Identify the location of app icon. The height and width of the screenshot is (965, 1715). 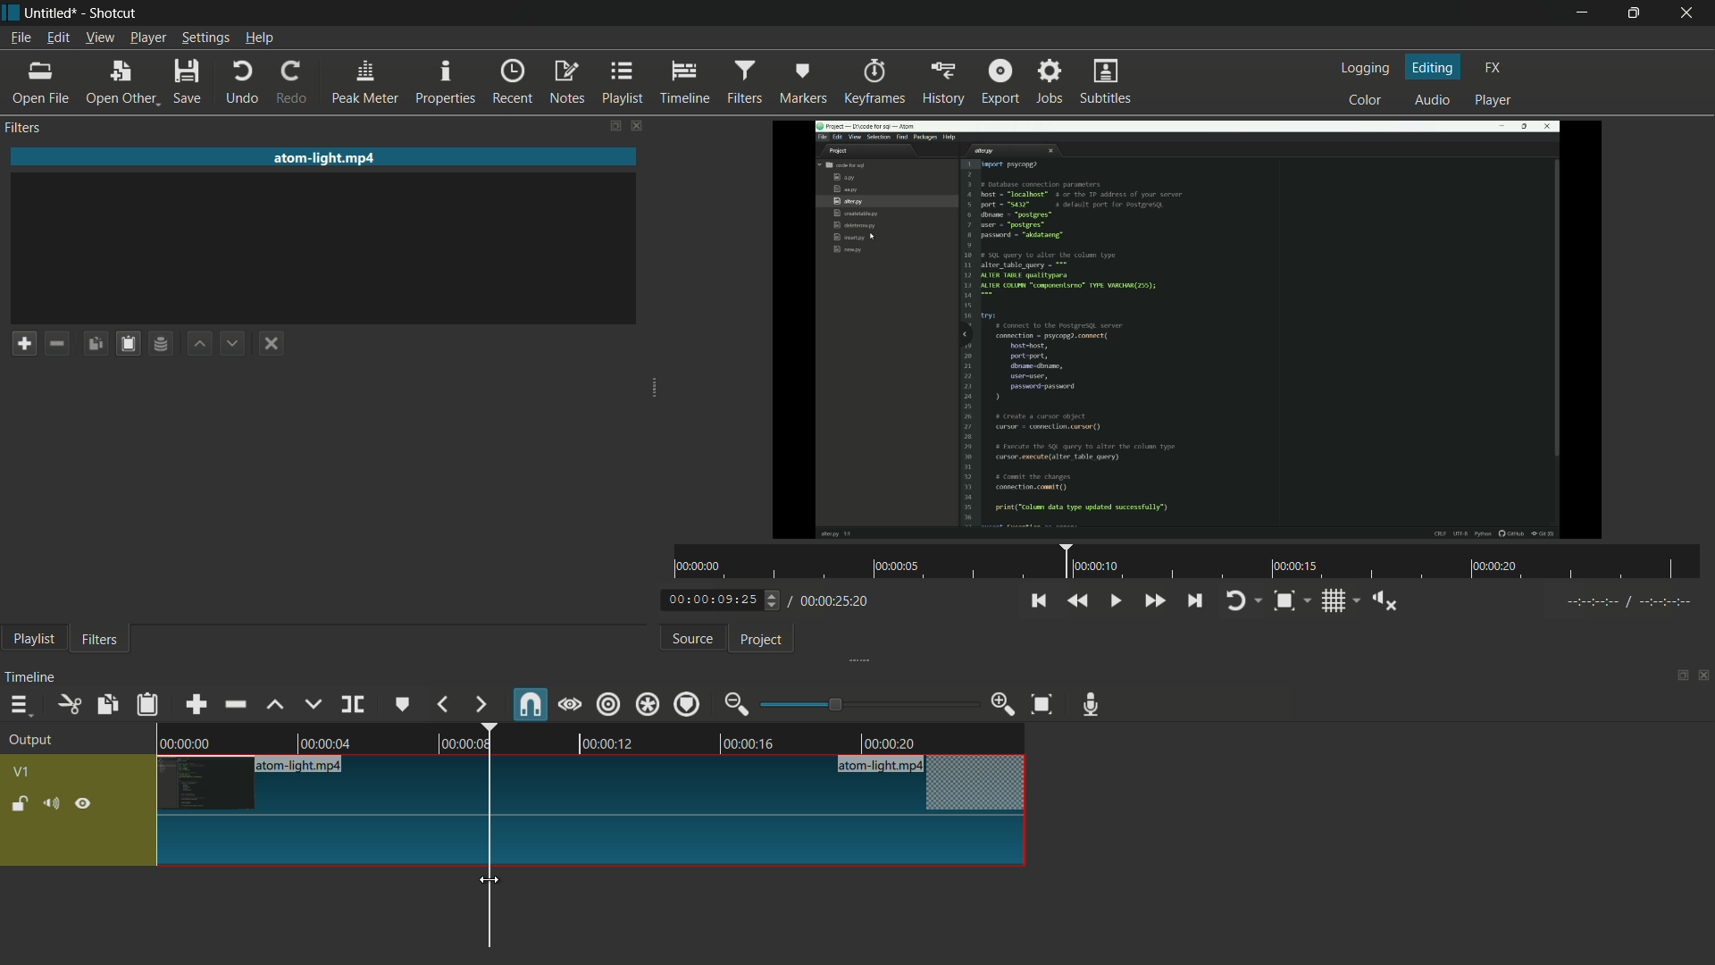
(11, 13).